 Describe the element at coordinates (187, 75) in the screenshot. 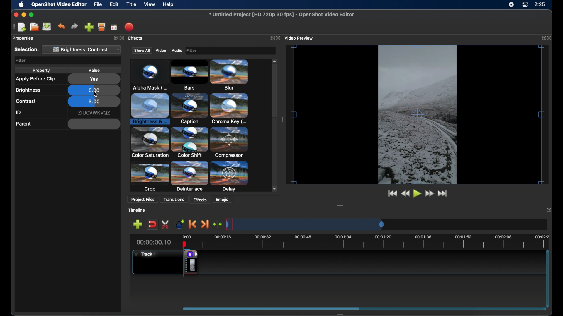

I see `blur` at that location.